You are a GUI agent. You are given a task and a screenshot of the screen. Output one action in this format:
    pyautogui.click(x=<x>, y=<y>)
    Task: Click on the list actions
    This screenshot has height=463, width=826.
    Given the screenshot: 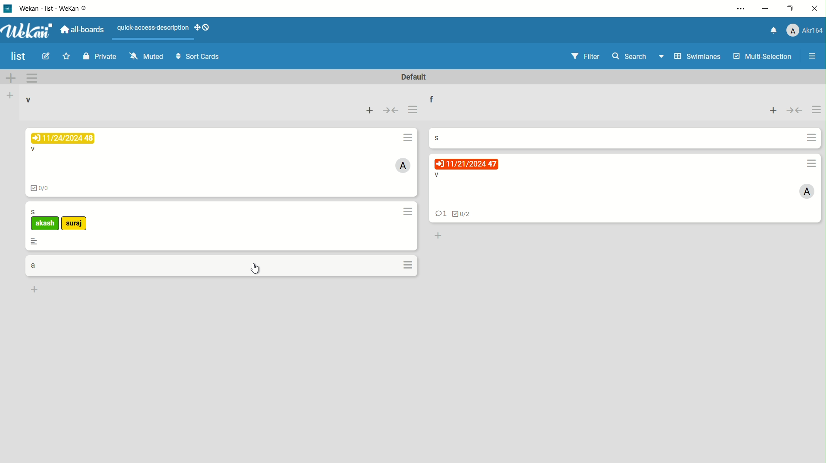 What is the action you would take?
    pyautogui.click(x=817, y=110)
    